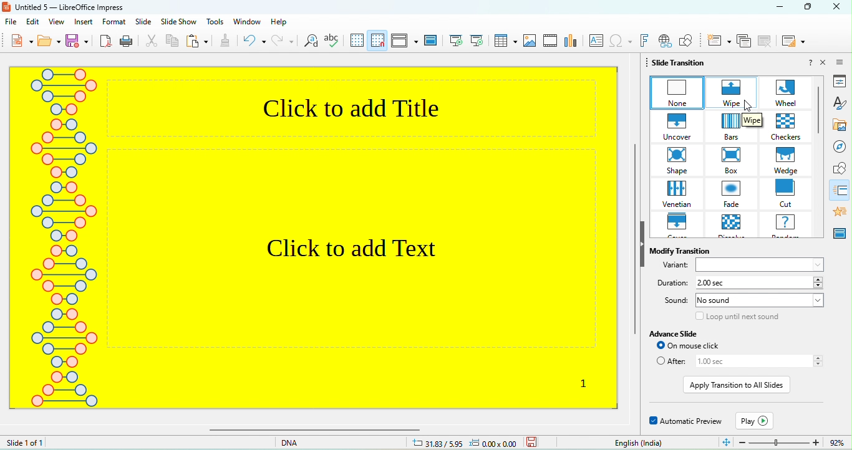 The width and height of the screenshot is (852, 450). I want to click on close, so click(823, 63).